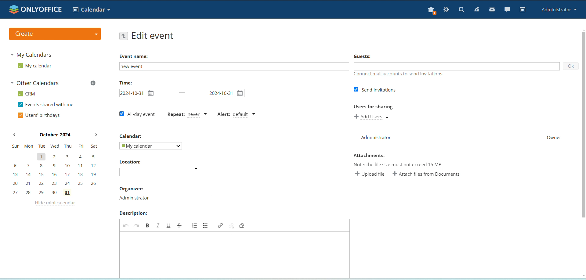  I want to click on previous month, so click(14, 135).